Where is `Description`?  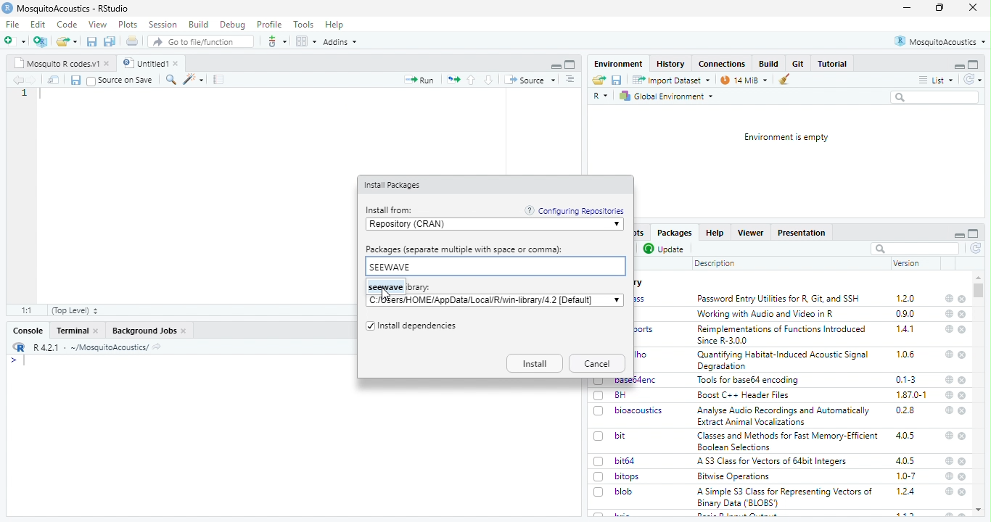
Description is located at coordinates (715, 265).